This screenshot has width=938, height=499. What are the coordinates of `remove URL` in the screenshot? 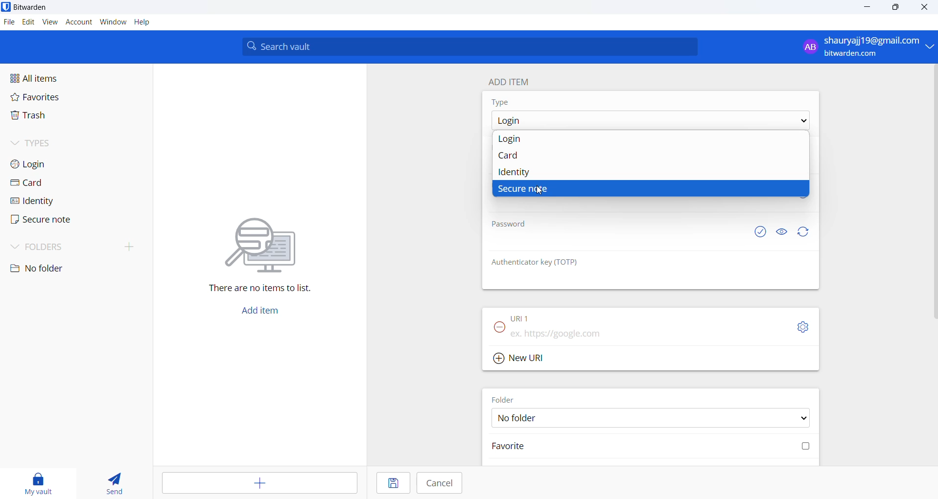 It's located at (497, 328).